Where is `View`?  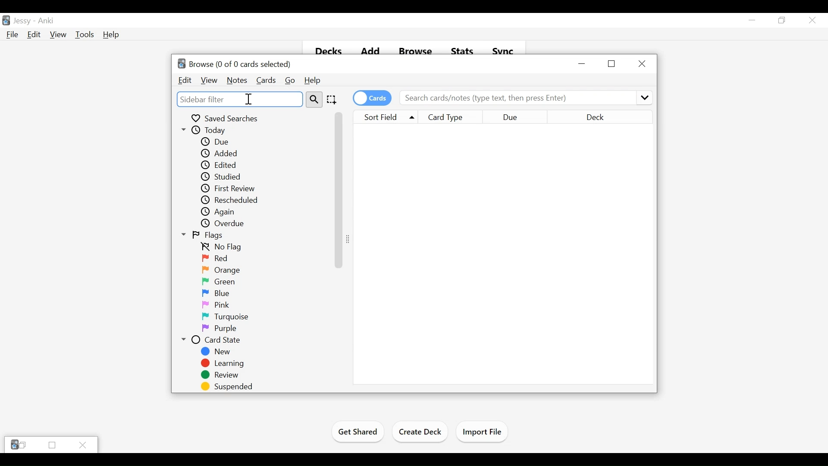
View is located at coordinates (58, 35).